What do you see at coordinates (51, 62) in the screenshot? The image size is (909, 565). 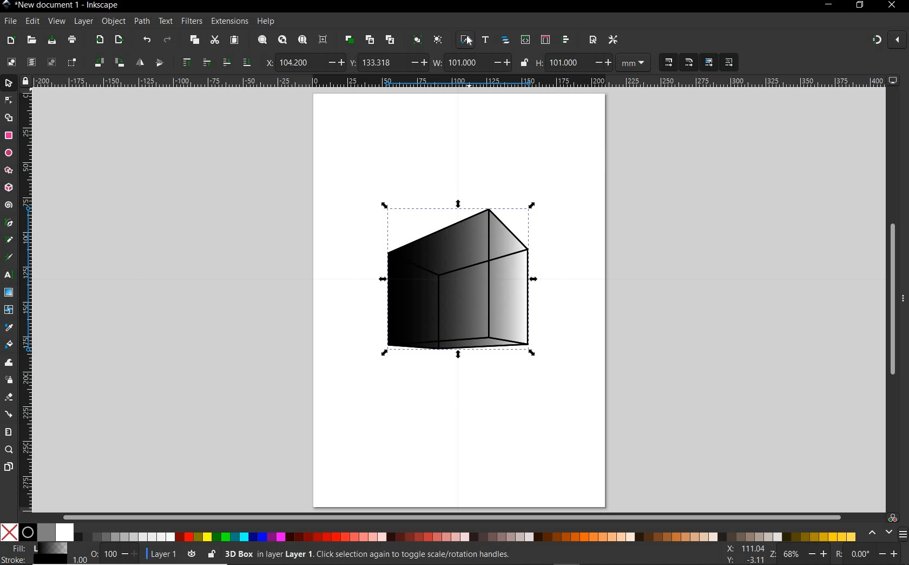 I see `DESELECT ANY SELECTED OBJECT` at bounding box center [51, 62].